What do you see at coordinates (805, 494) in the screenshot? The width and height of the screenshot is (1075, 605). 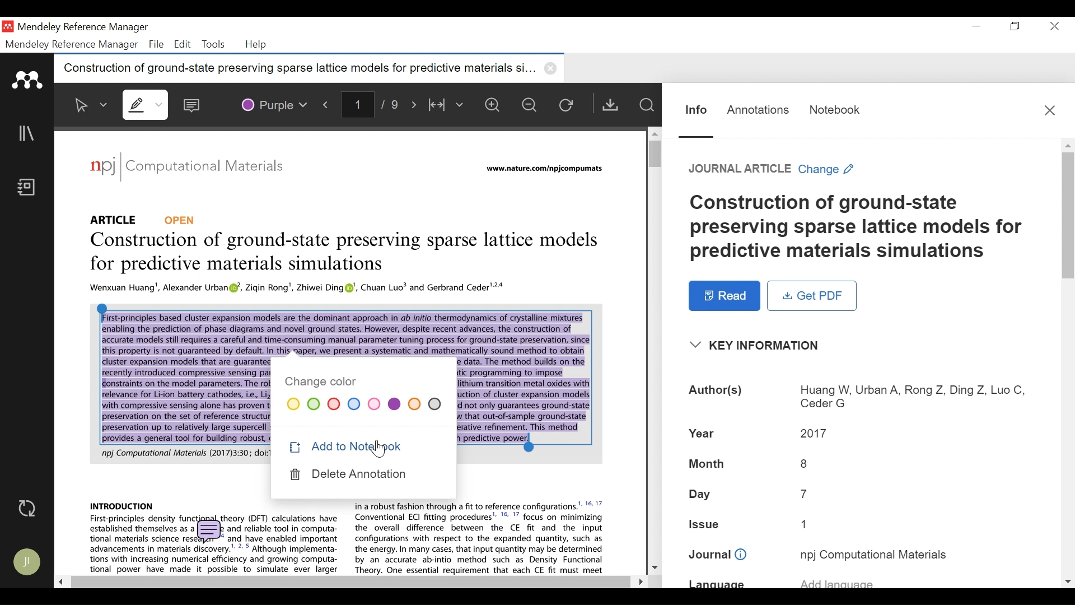 I see `Day` at bounding box center [805, 494].